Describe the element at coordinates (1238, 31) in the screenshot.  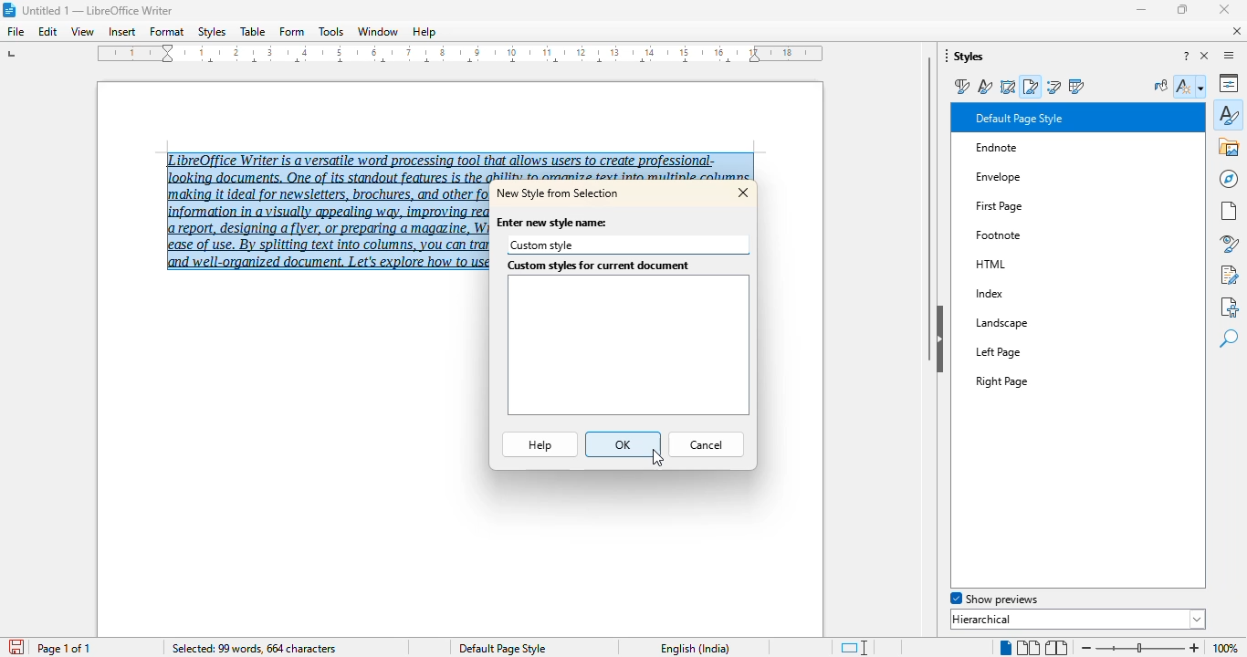
I see `close document` at that location.